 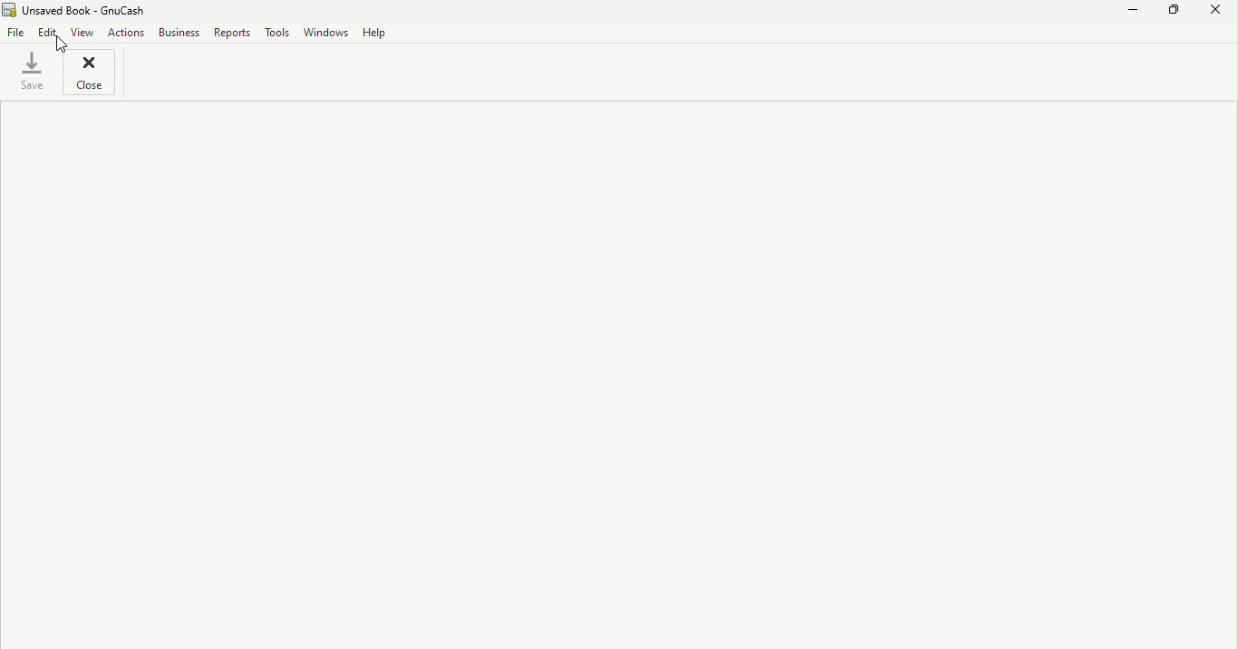 I want to click on Tools, so click(x=276, y=33).